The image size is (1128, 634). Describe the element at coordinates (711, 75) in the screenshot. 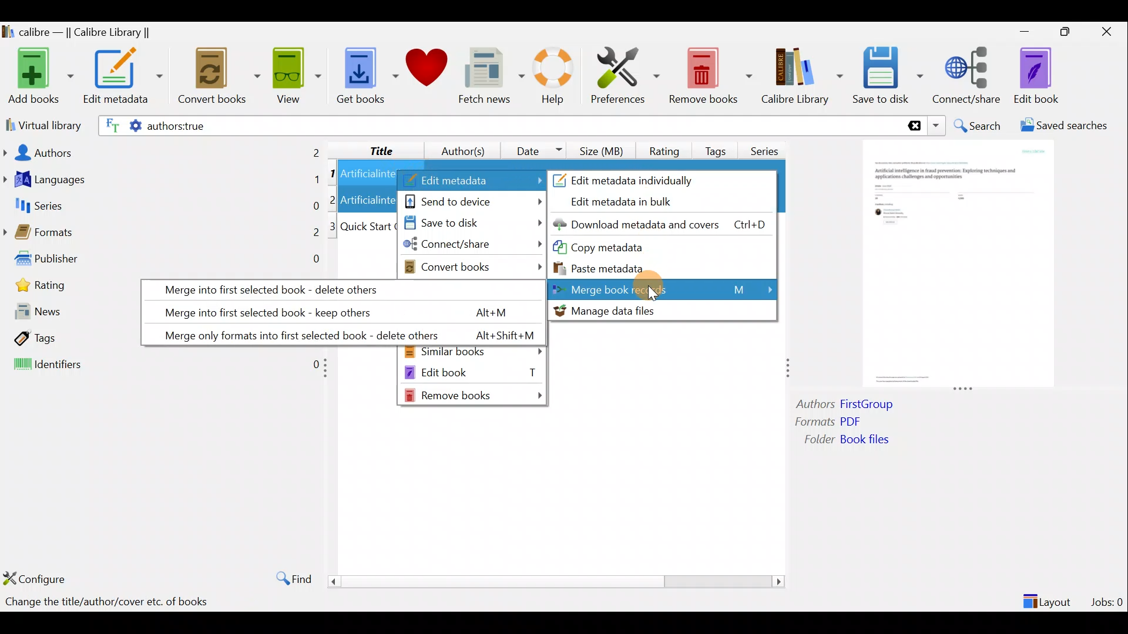

I see `Remove books` at that location.